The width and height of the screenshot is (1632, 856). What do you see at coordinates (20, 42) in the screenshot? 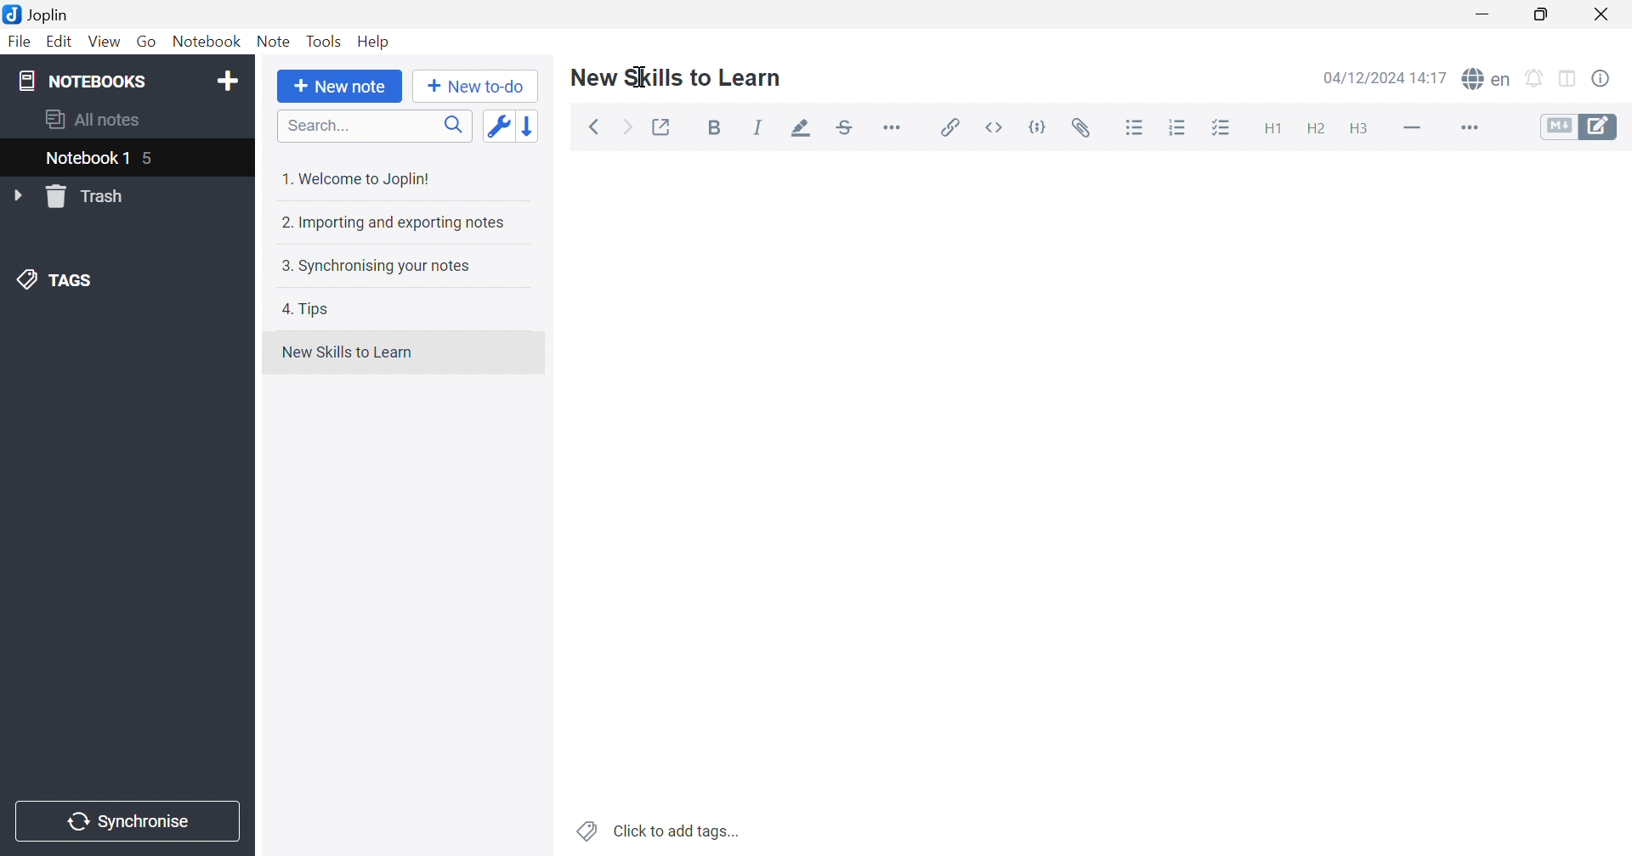
I see `File` at bounding box center [20, 42].